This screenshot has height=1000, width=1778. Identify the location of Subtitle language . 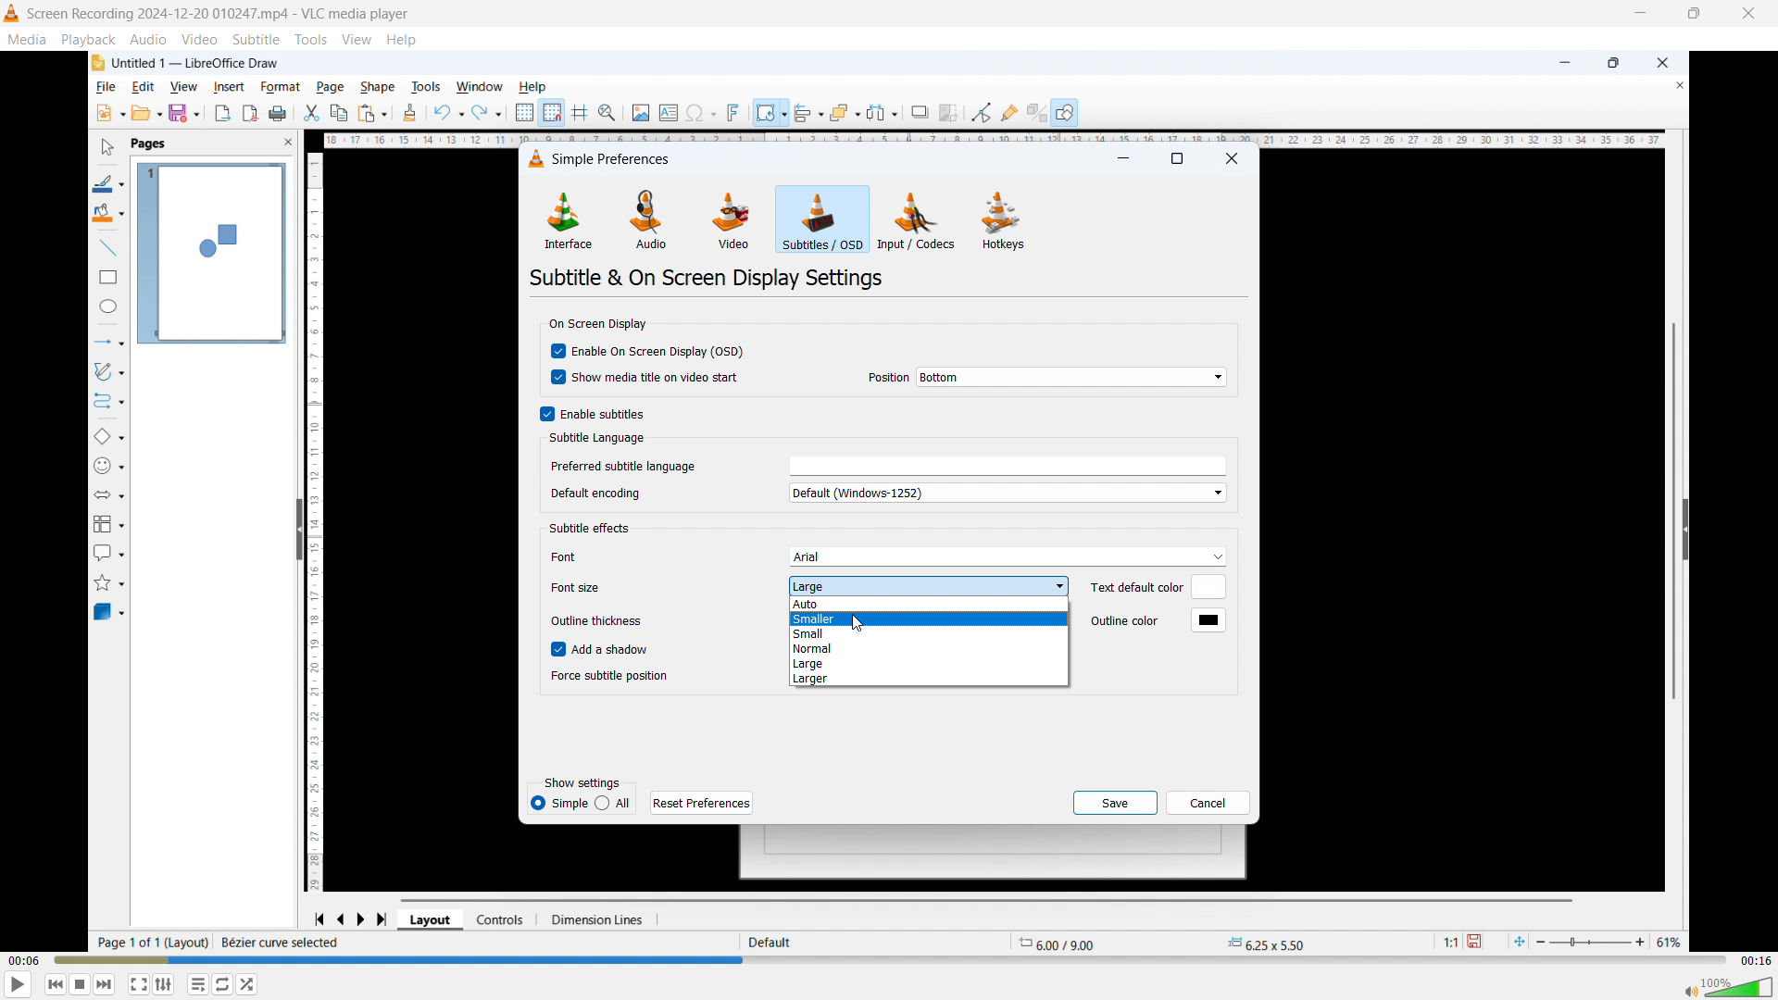
(597, 438).